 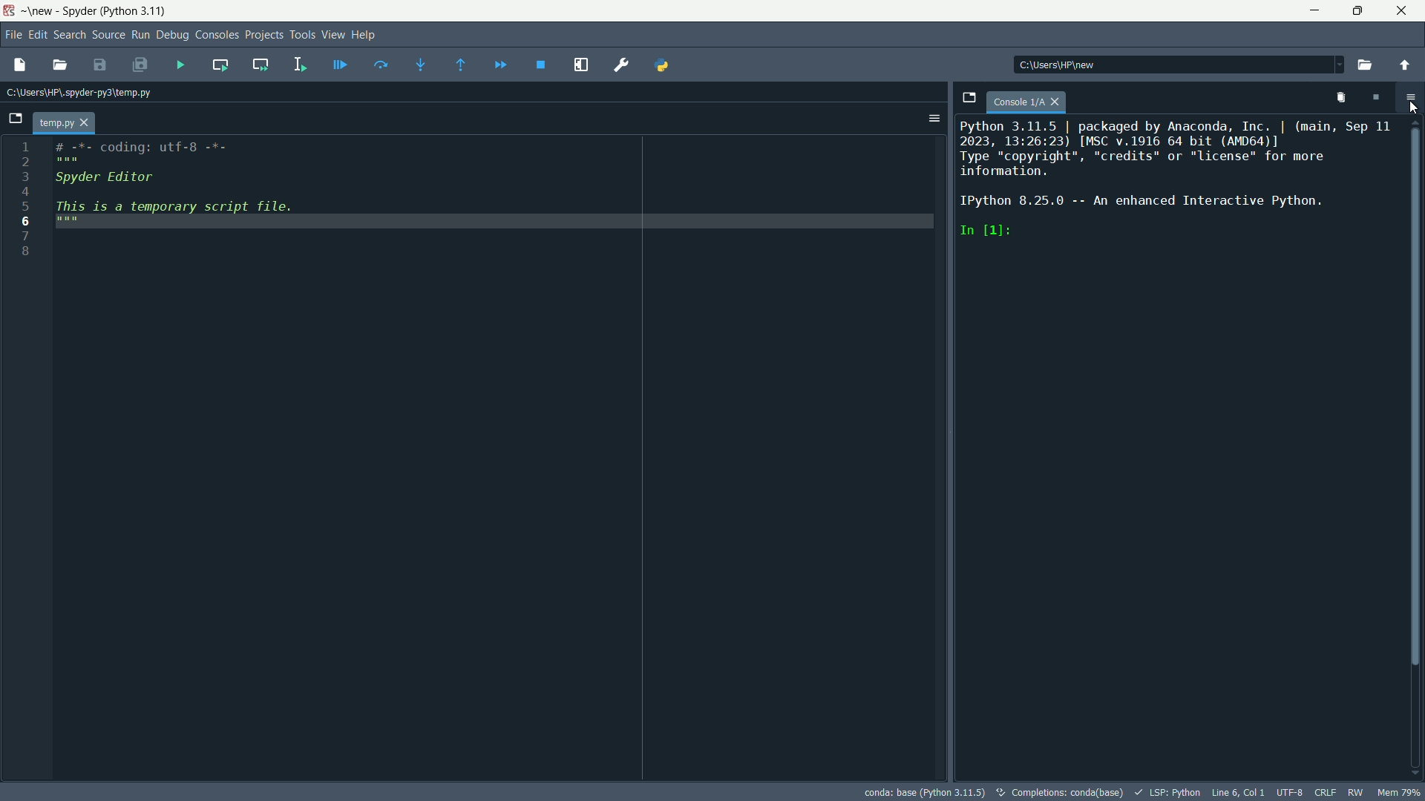 I want to click on browse tabs, so click(x=13, y=119).